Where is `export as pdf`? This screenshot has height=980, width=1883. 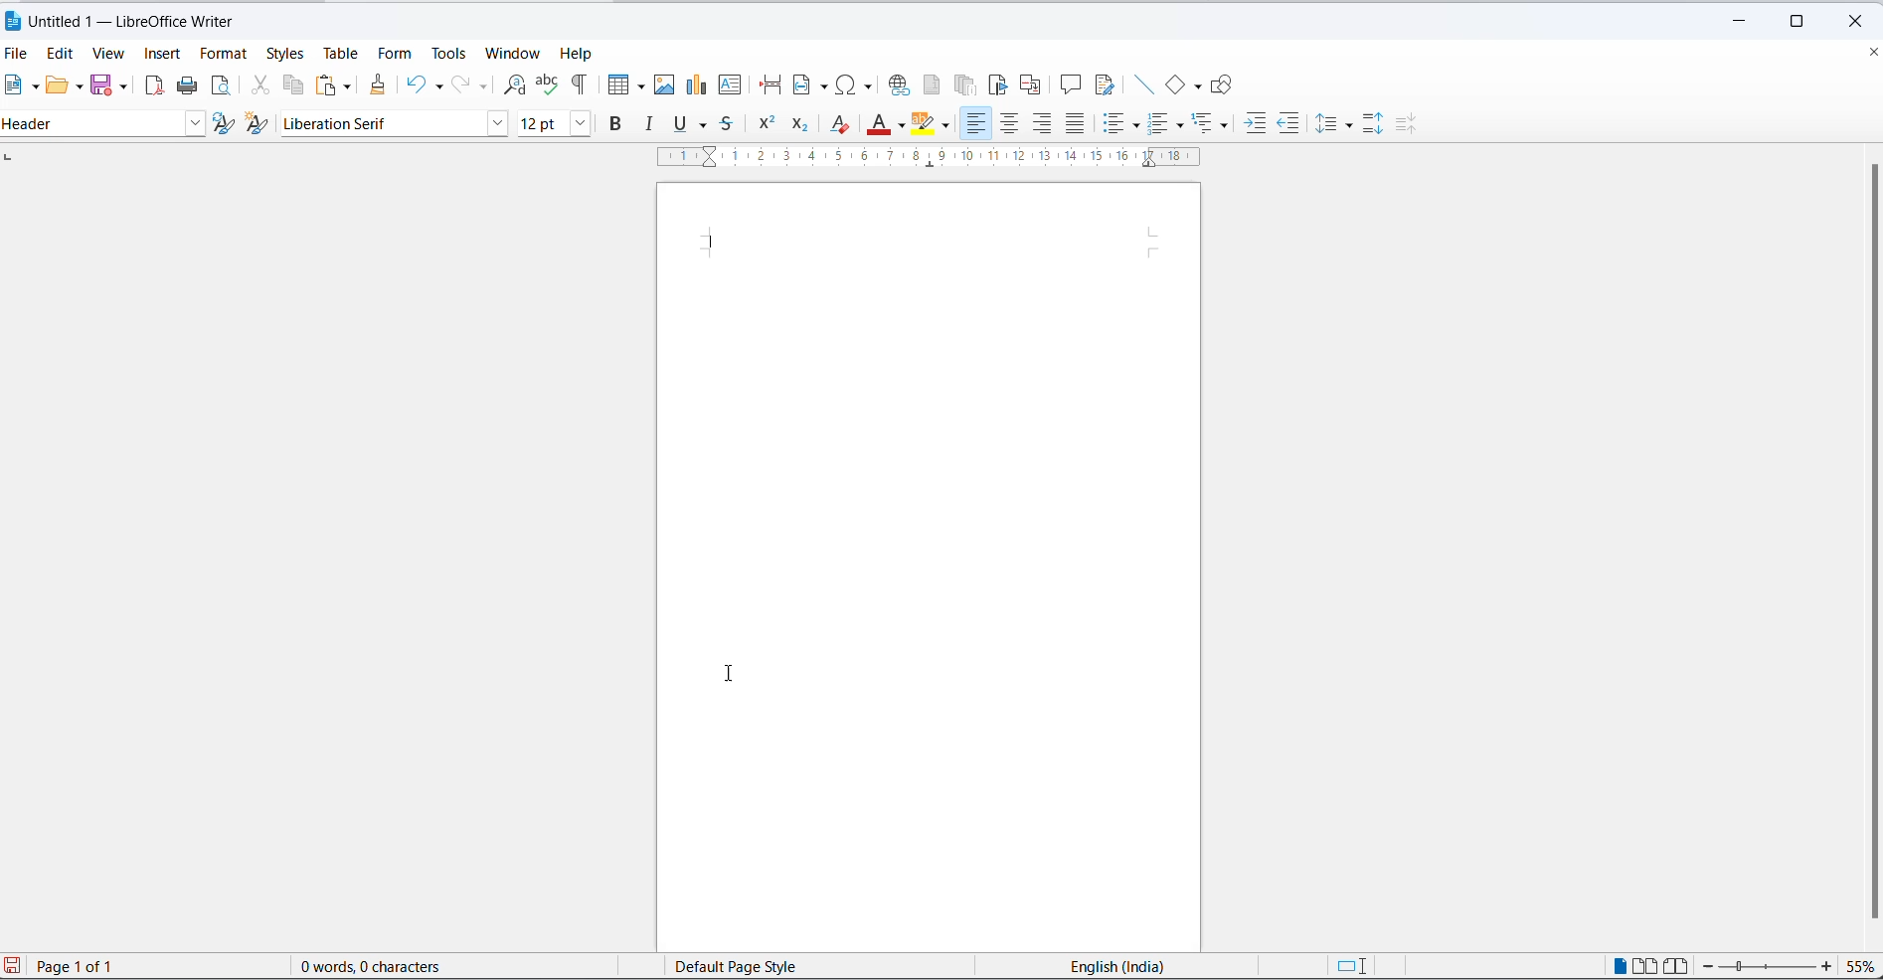 export as pdf is located at coordinates (151, 85).